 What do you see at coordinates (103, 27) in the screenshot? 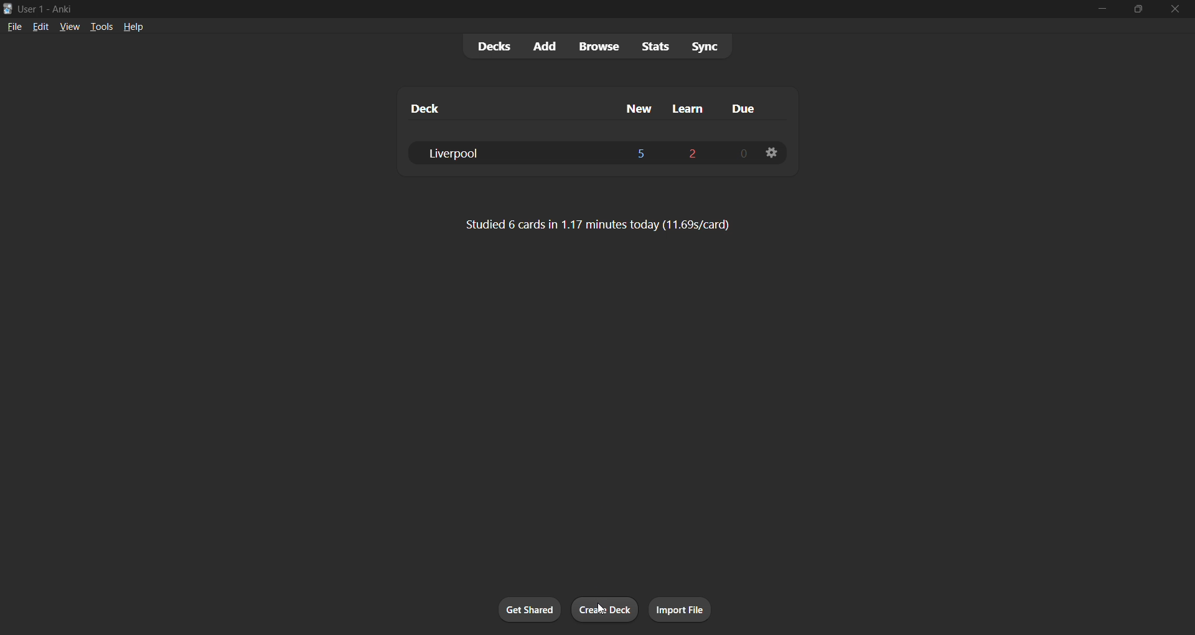
I see `tools` at bounding box center [103, 27].